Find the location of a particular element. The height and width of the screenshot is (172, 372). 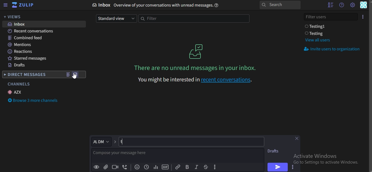

view all users is located at coordinates (317, 40).